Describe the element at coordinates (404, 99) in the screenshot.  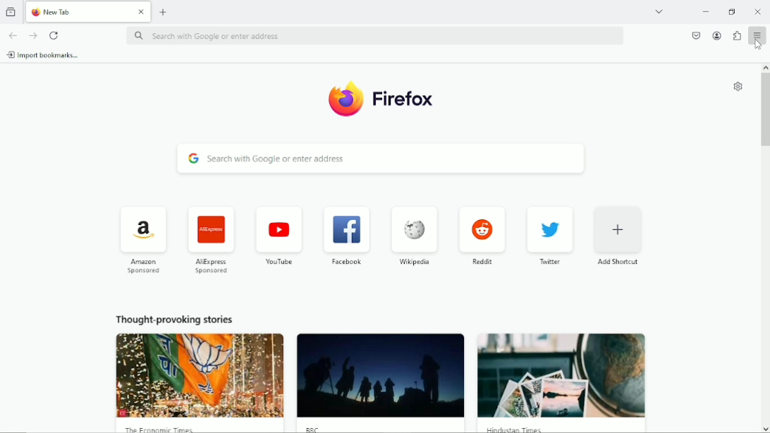
I see `Firefox` at that location.